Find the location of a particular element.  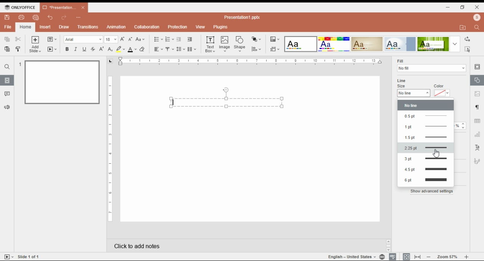

line size is located at coordinates (414, 93).